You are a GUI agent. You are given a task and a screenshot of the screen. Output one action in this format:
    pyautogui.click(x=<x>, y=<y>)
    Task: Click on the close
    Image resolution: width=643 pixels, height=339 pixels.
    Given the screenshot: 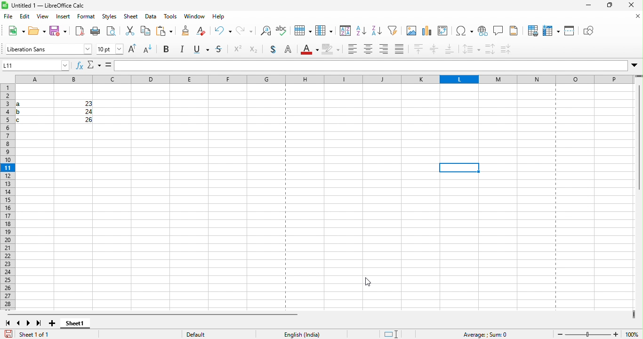 What is the action you would take?
    pyautogui.click(x=635, y=16)
    